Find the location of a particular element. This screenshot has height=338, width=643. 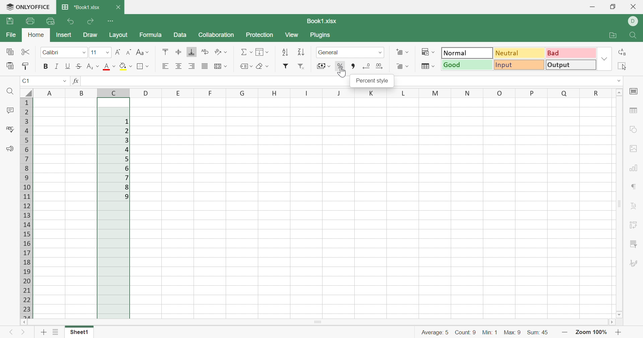

N is located at coordinates (469, 93).